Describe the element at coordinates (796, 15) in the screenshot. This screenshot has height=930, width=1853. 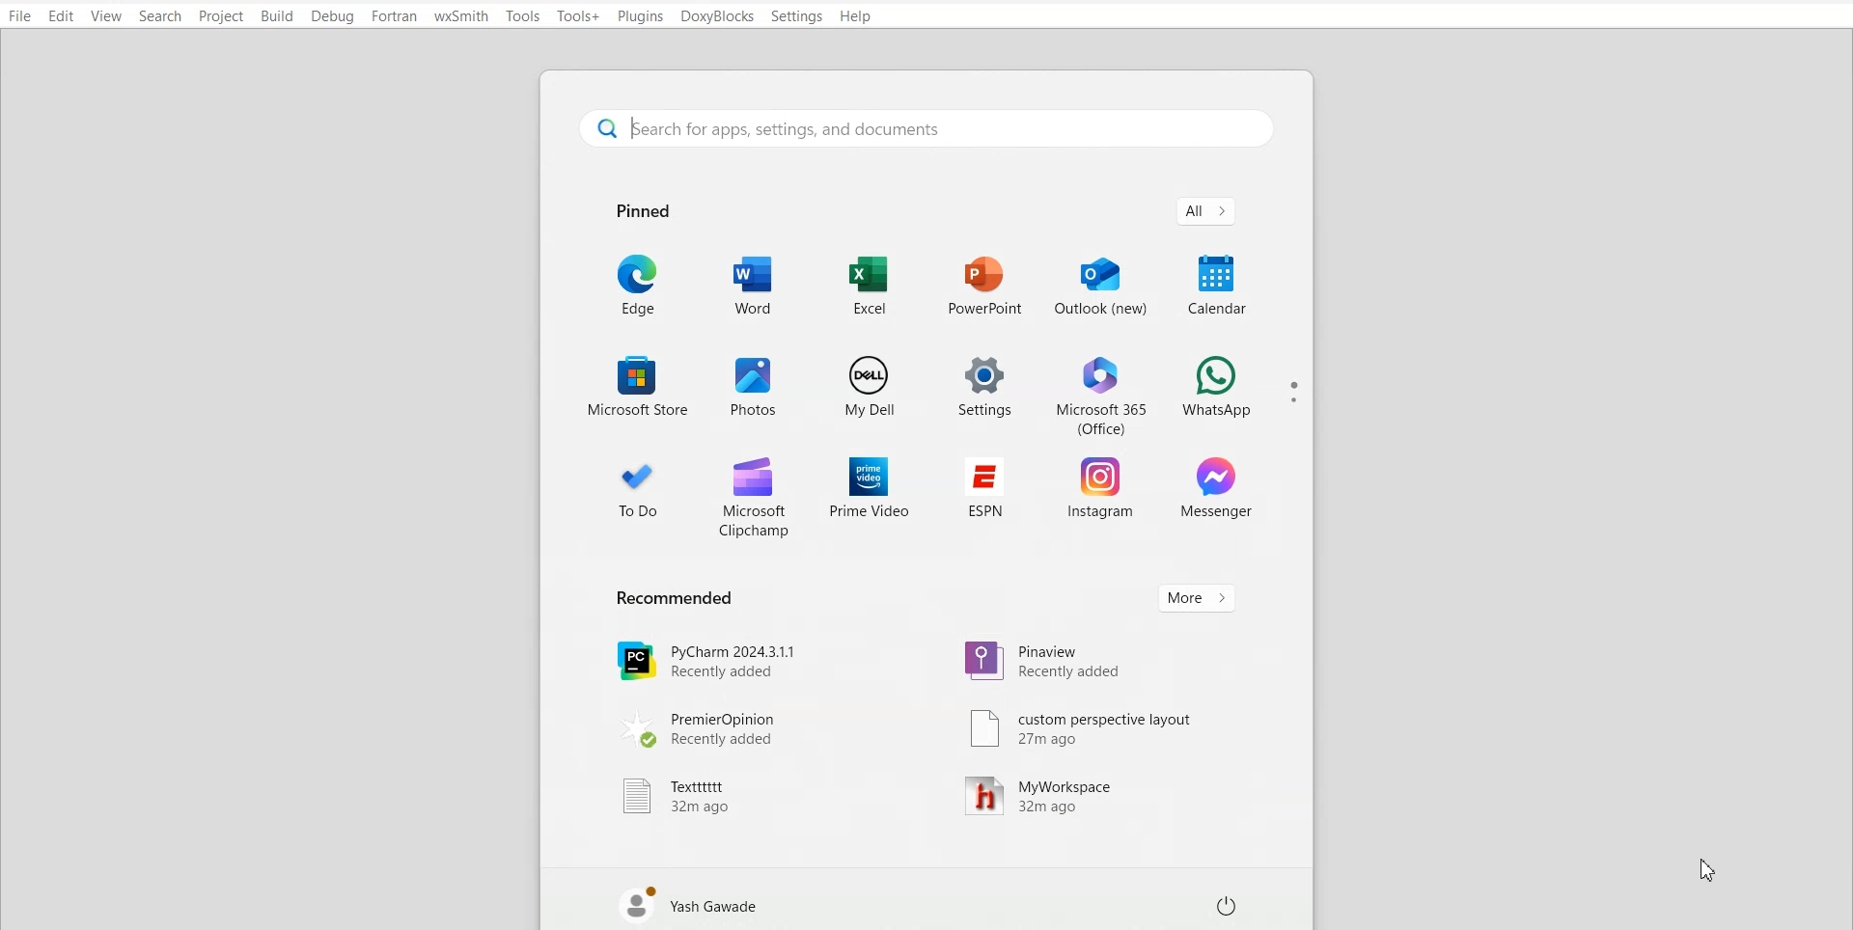
I see `Settings` at that location.